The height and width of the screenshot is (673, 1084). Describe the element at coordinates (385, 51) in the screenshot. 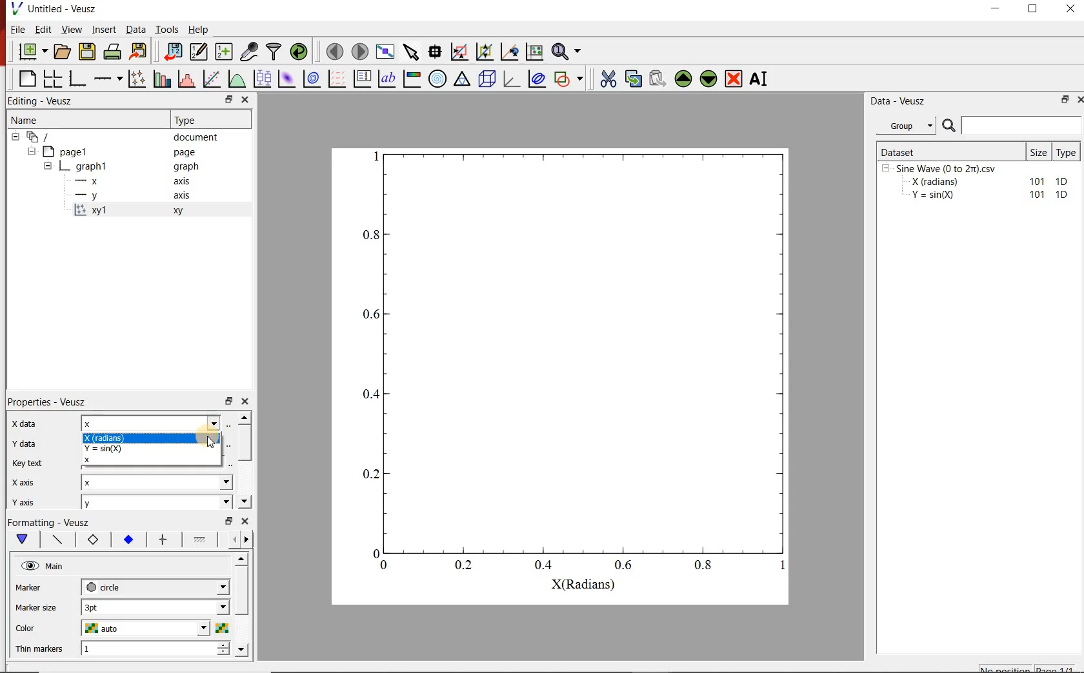

I see `view plot full screen` at that location.